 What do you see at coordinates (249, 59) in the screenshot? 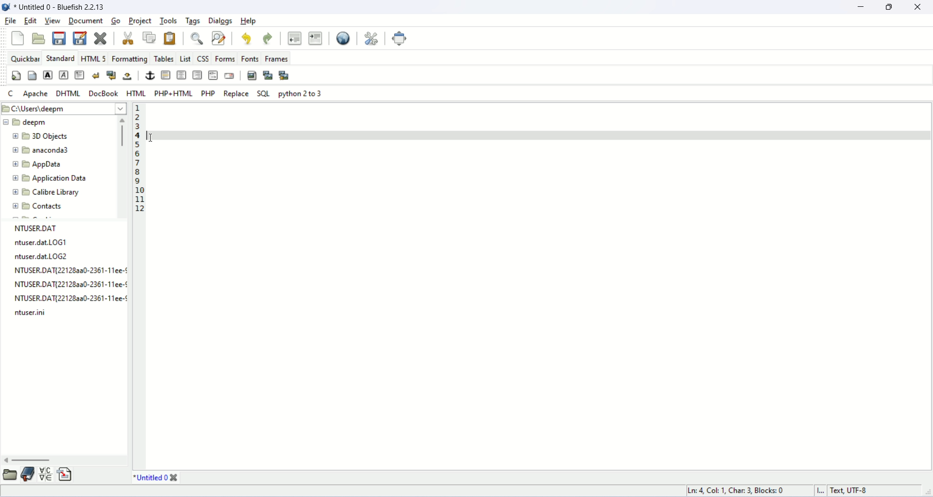
I see `fonts` at bounding box center [249, 59].